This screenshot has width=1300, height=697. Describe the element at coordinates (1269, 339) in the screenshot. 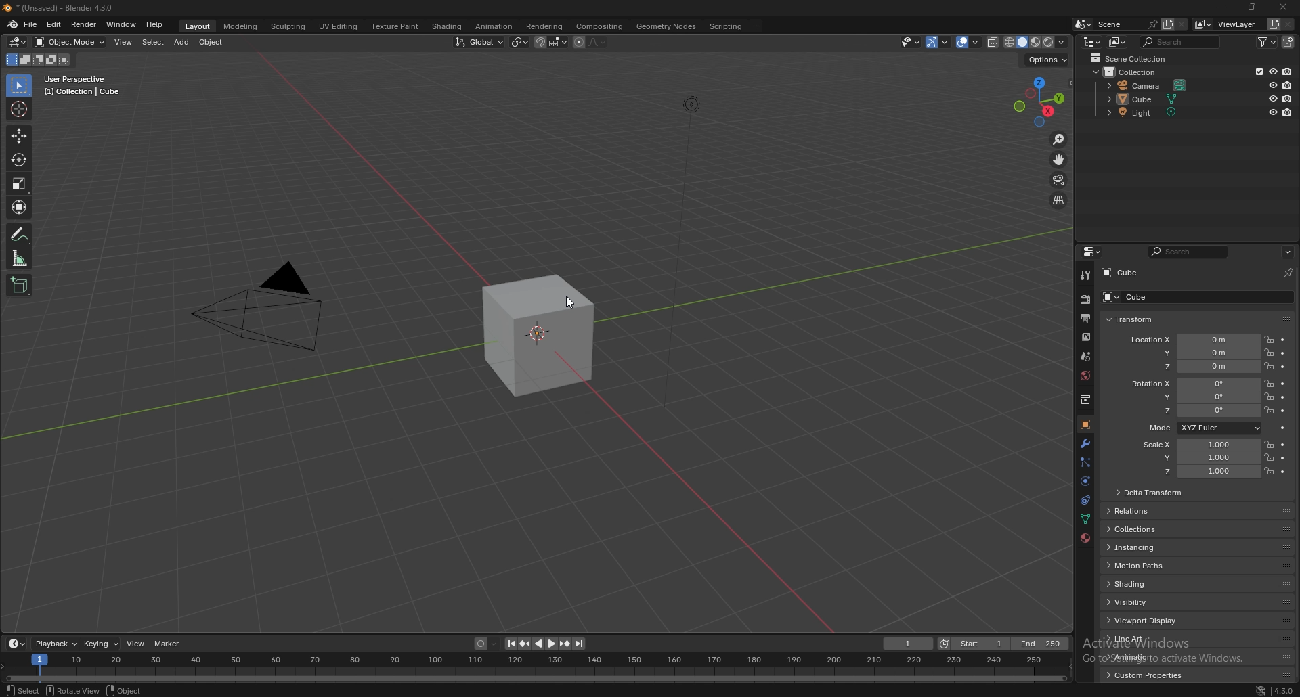

I see `lock` at that location.